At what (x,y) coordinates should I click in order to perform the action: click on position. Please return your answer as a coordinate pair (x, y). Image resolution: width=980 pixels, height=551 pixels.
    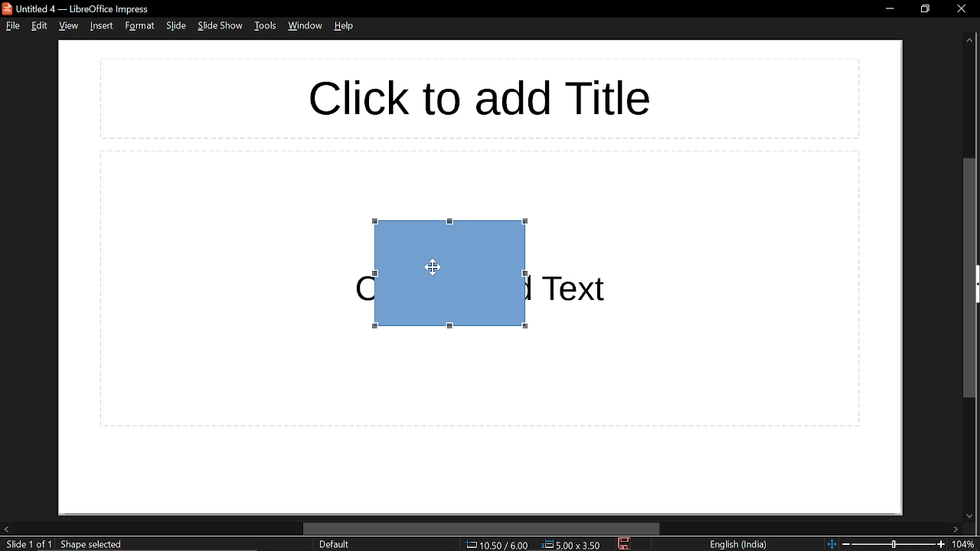
    Looking at the image, I should click on (572, 545).